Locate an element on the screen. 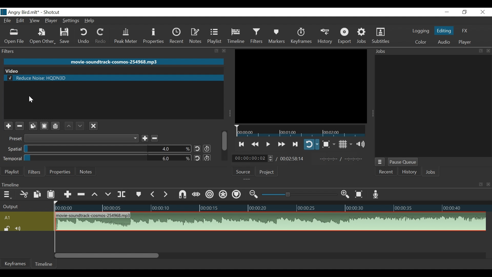 Image resolution: width=492 pixels, height=277 pixels. Player is located at coordinates (464, 43).